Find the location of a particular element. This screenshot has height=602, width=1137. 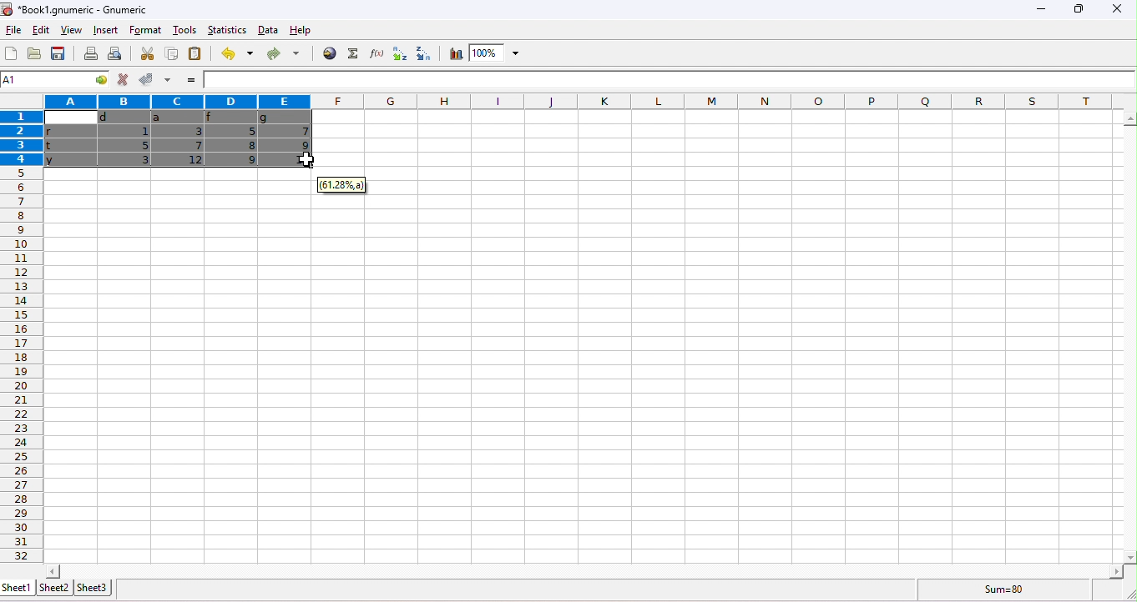

reject is located at coordinates (122, 79).